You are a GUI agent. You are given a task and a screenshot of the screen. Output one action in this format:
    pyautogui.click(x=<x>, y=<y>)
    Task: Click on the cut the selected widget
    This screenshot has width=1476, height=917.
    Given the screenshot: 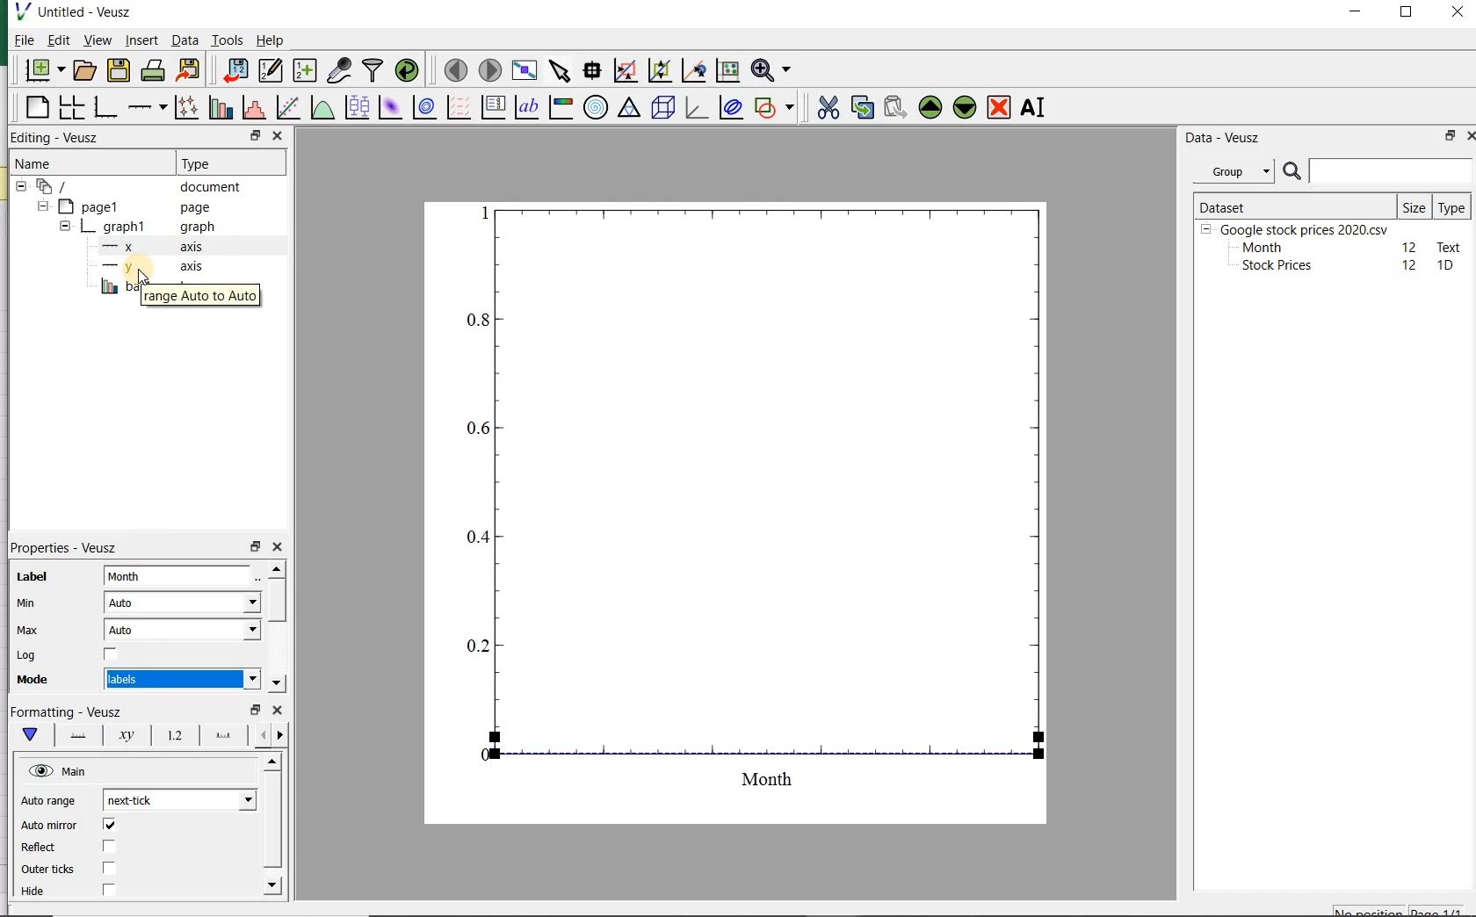 What is the action you would take?
    pyautogui.click(x=829, y=110)
    